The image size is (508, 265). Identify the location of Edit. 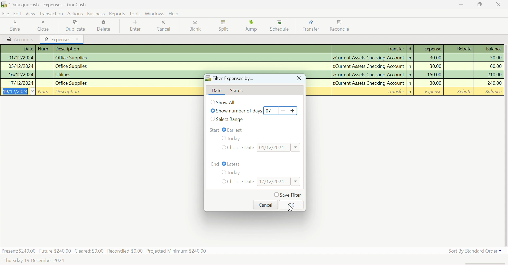
(18, 14).